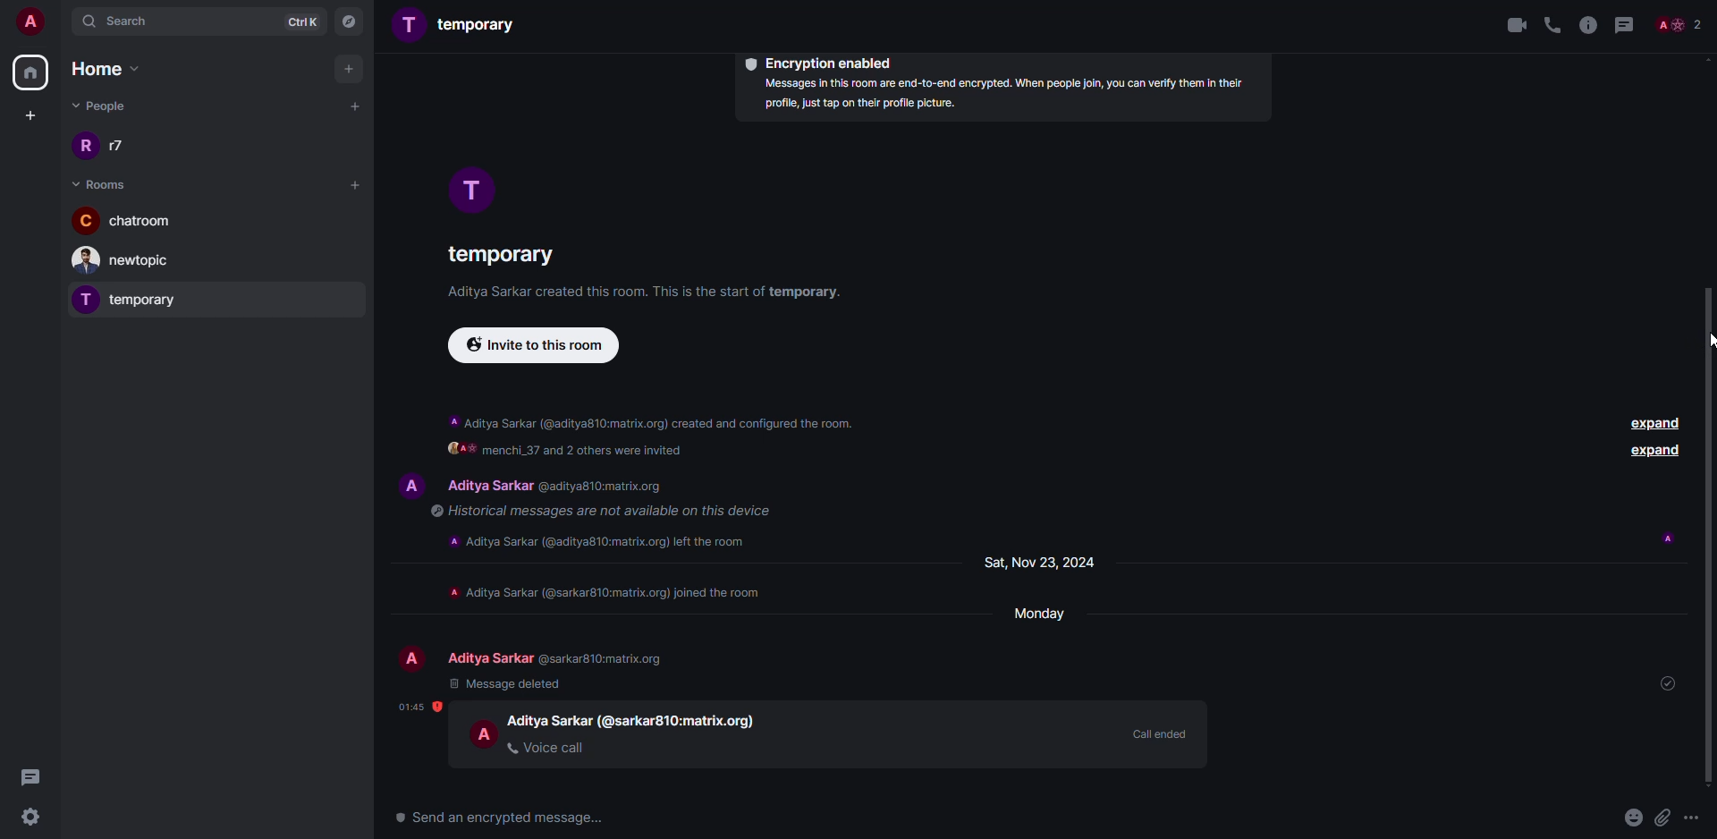 The height and width of the screenshot is (839, 1717). I want to click on more, so click(1692, 818).